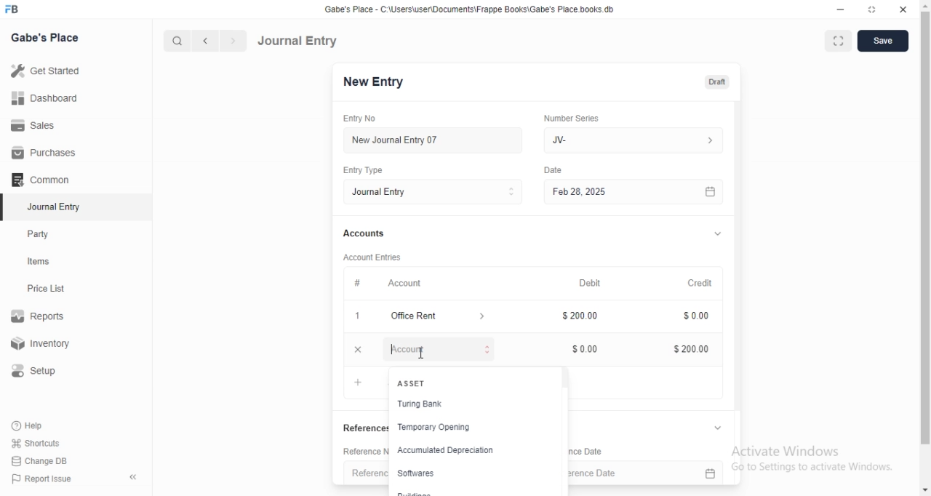 Image resolution: width=931 pixels, height=496 pixels. What do you see at coordinates (47, 37) in the screenshot?
I see `Gabe's Place` at bounding box center [47, 37].